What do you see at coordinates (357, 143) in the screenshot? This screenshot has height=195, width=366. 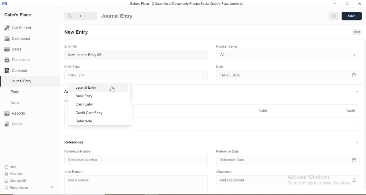 I see `collapse/expand` at bounding box center [357, 143].